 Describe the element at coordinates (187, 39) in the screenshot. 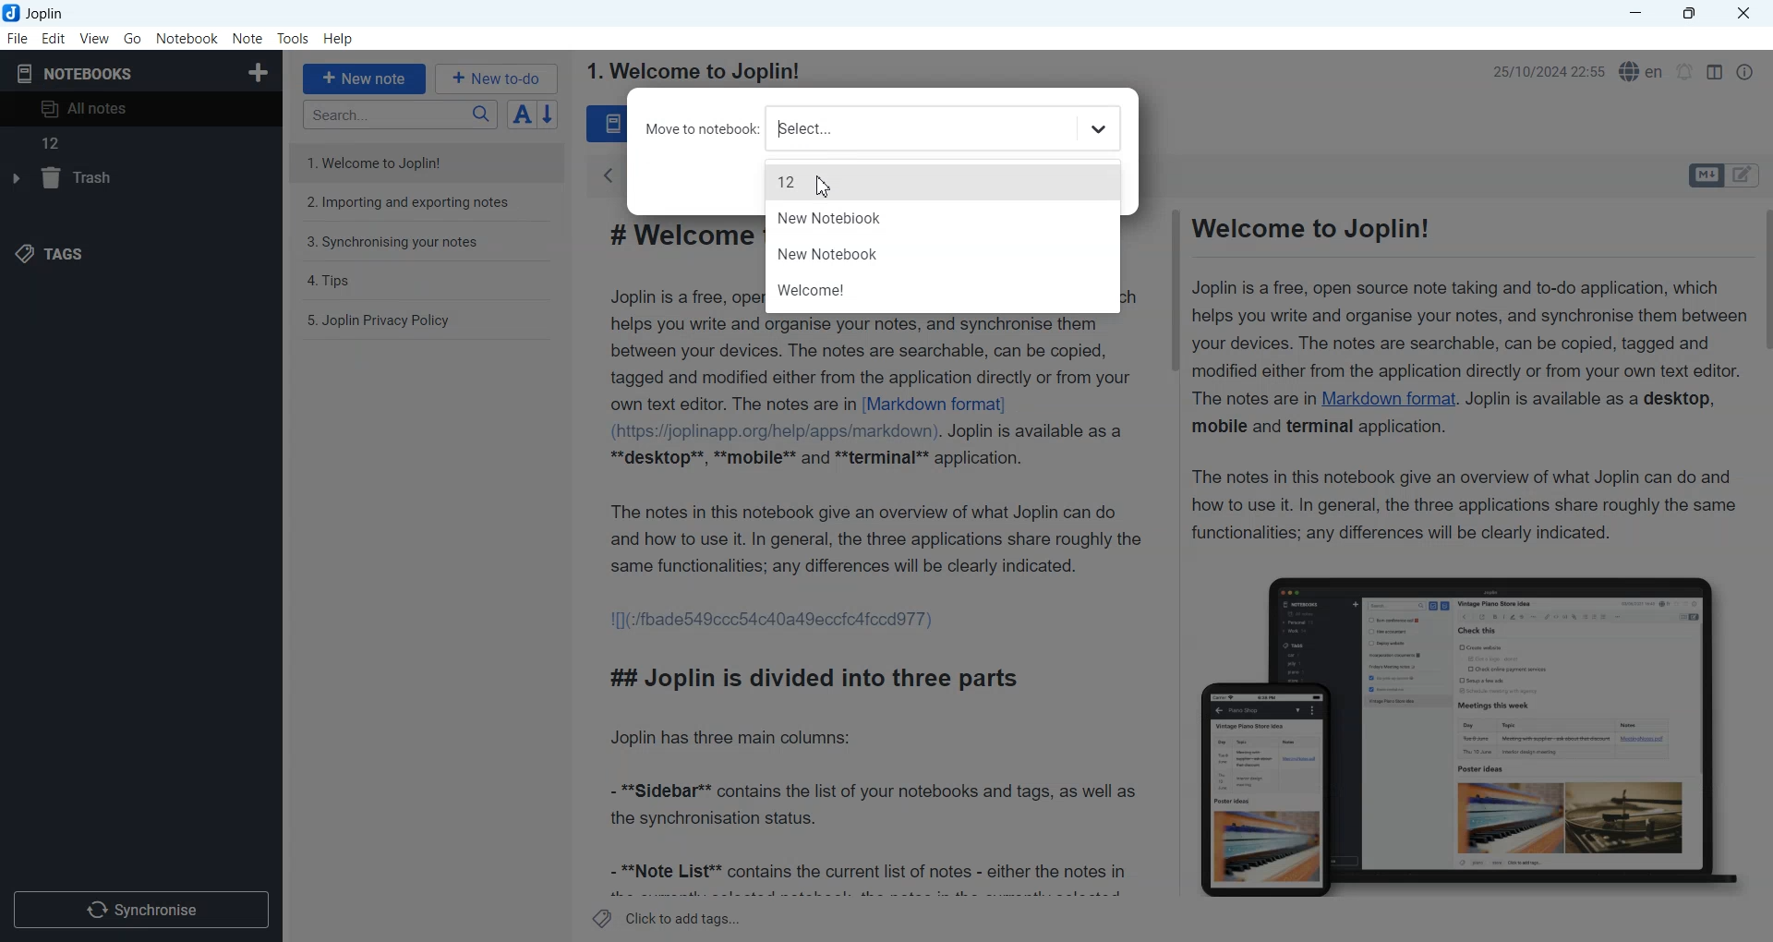

I see `Notebook` at that location.